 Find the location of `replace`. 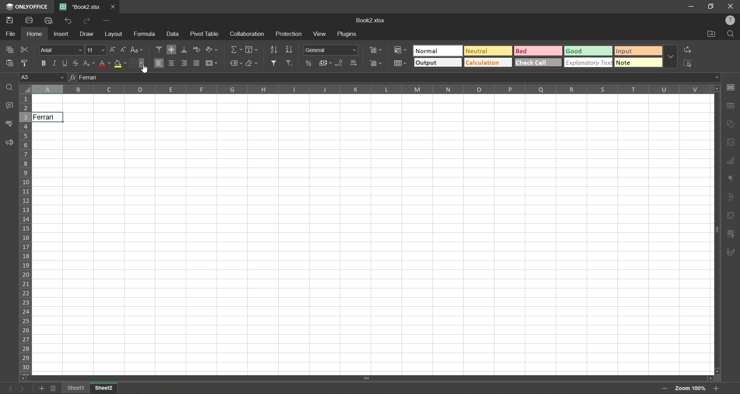

replace is located at coordinates (688, 49).